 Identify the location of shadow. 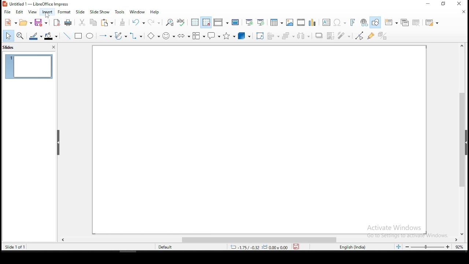
(331, 36).